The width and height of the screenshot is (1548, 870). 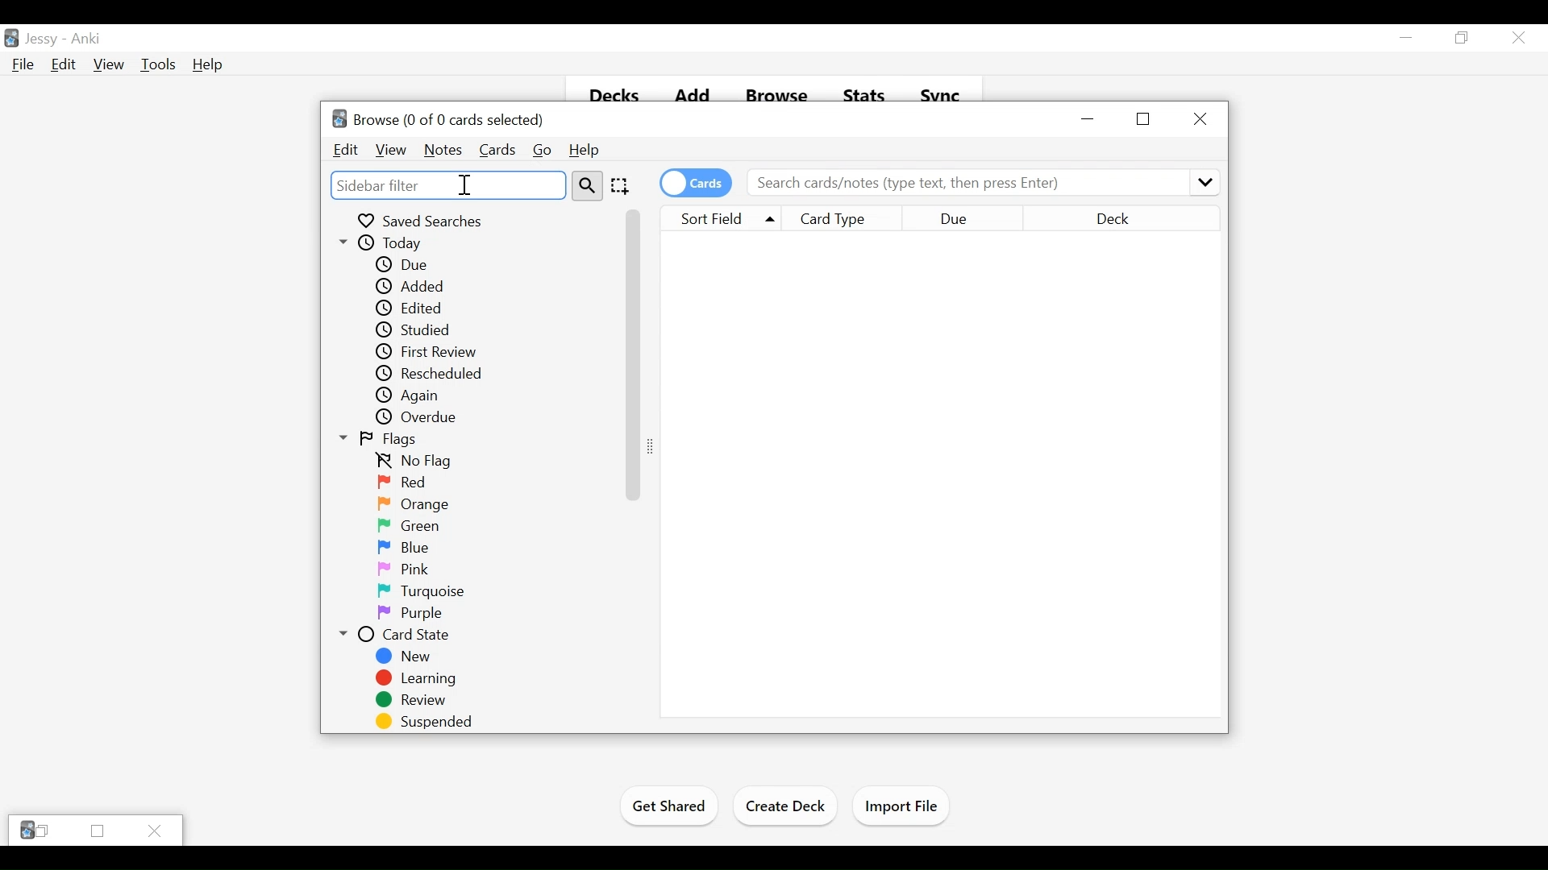 What do you see at coordinates (423, 417) in the screenshot?
I see `Overdue` at bounding box center [423, 417].